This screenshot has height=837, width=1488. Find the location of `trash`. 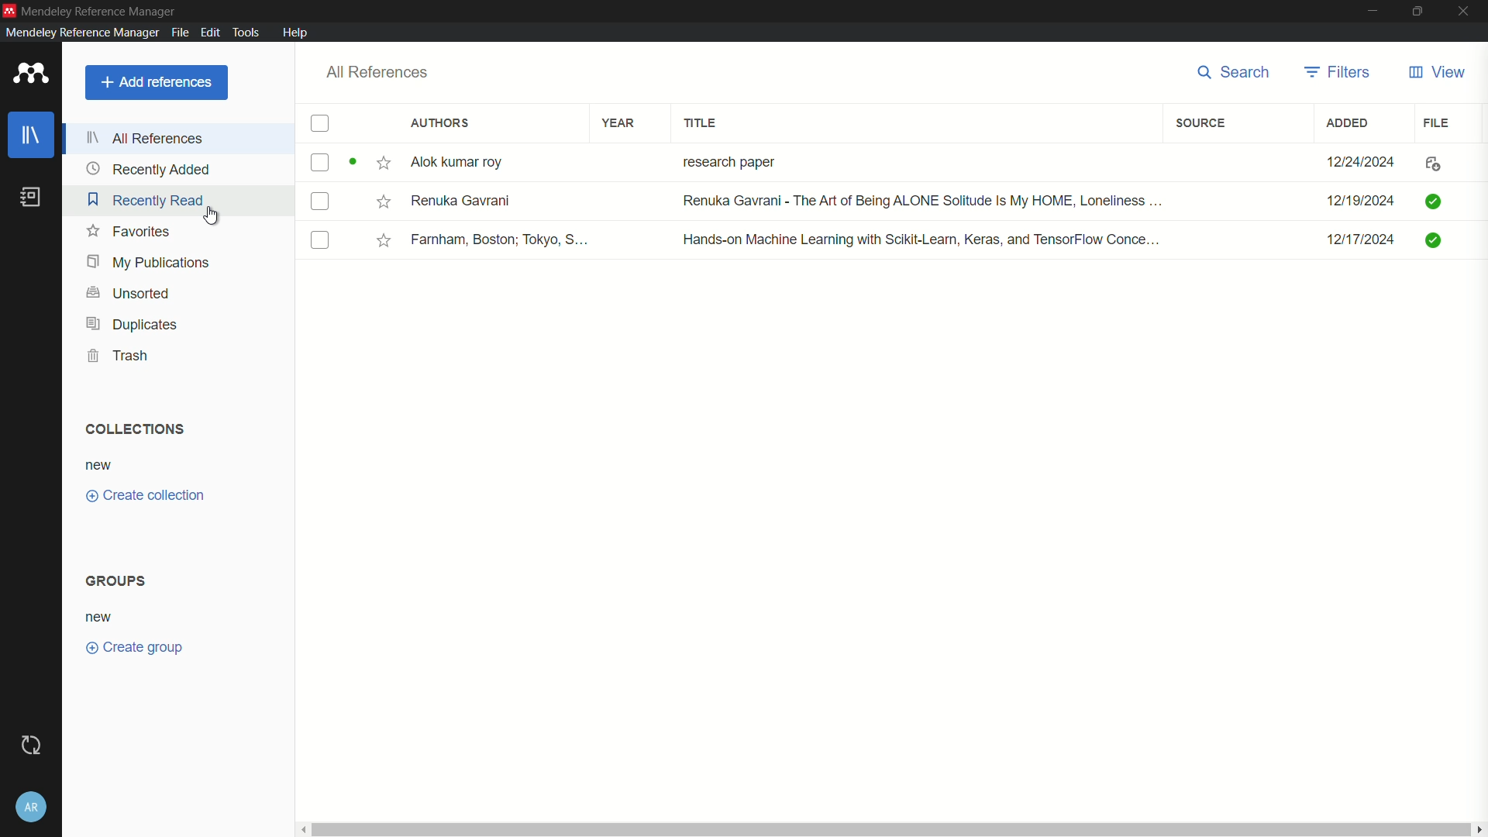

trash is located at coordinates (116, 356).